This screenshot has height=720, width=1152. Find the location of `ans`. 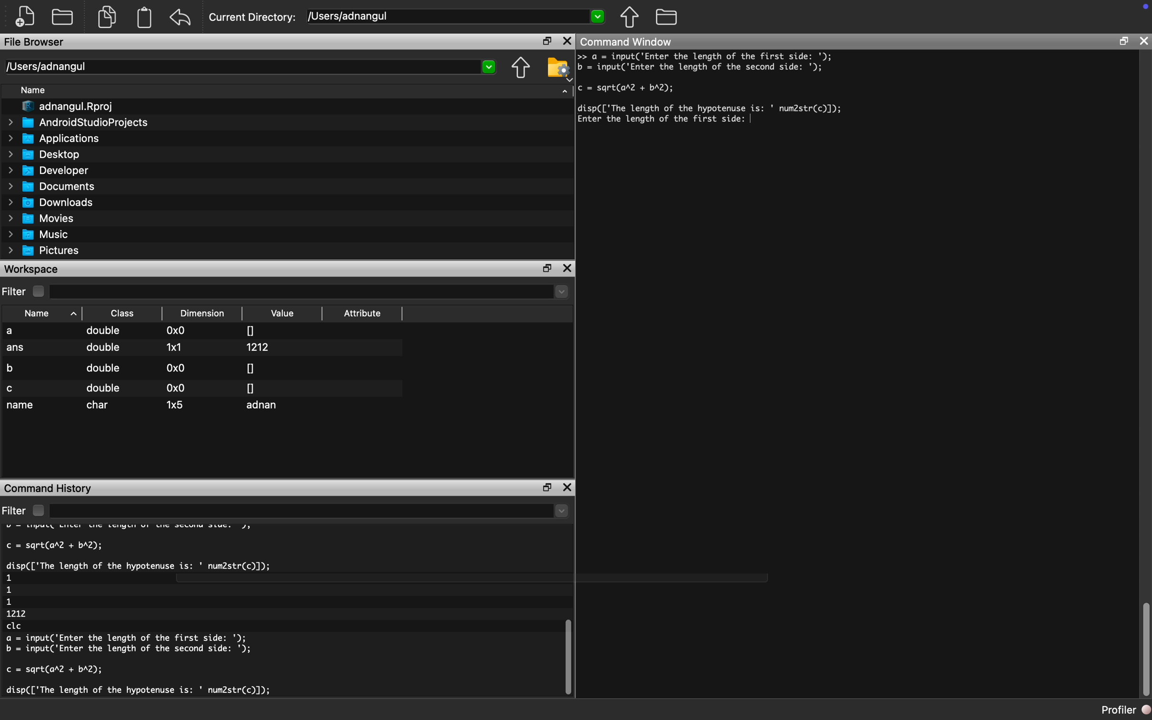

ans is located at coordinates (16, 349).